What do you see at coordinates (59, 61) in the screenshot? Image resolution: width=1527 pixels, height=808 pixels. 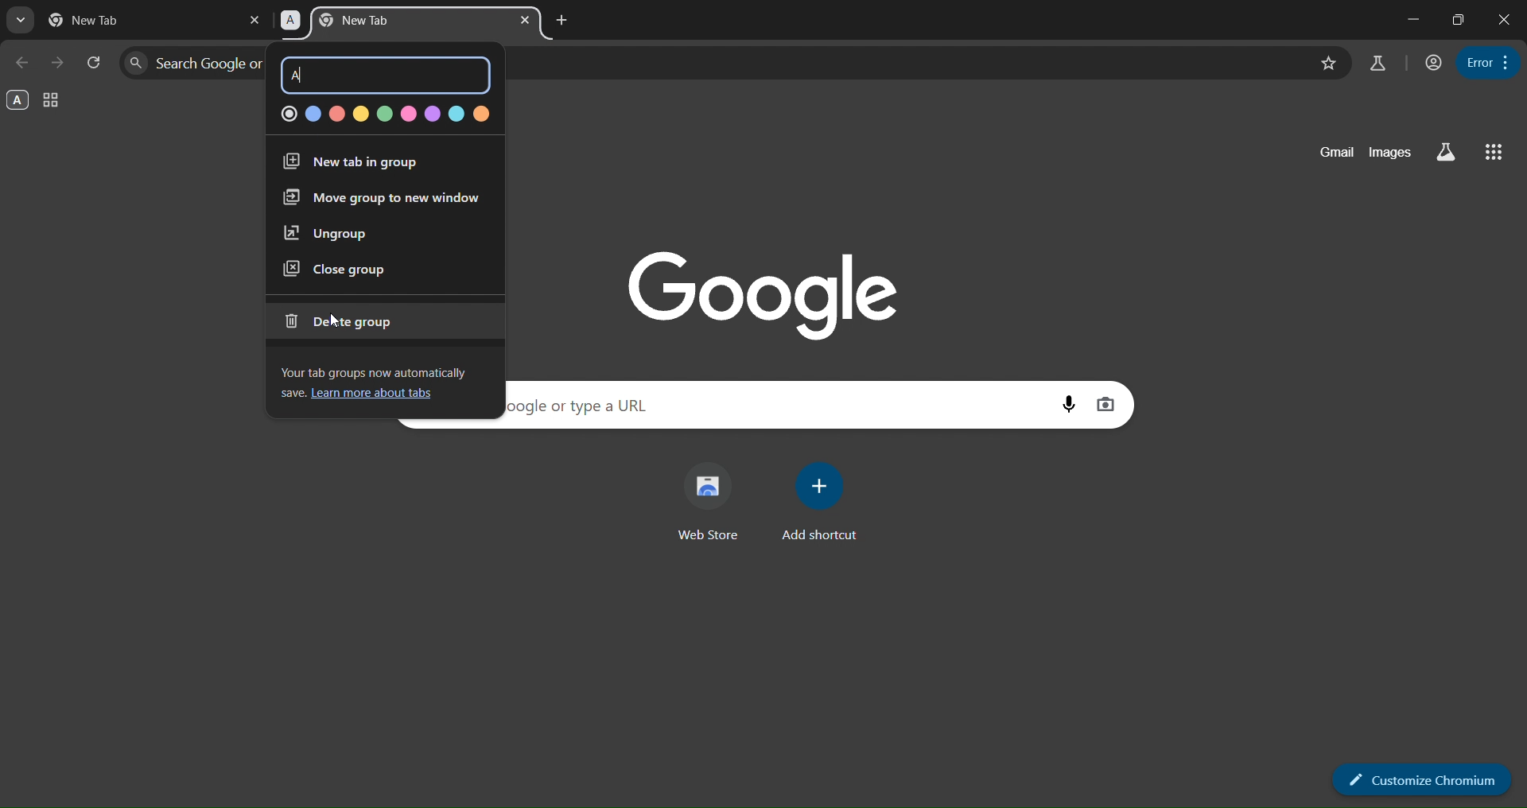 I see `go forward one page` at bounding box center [59, 61].